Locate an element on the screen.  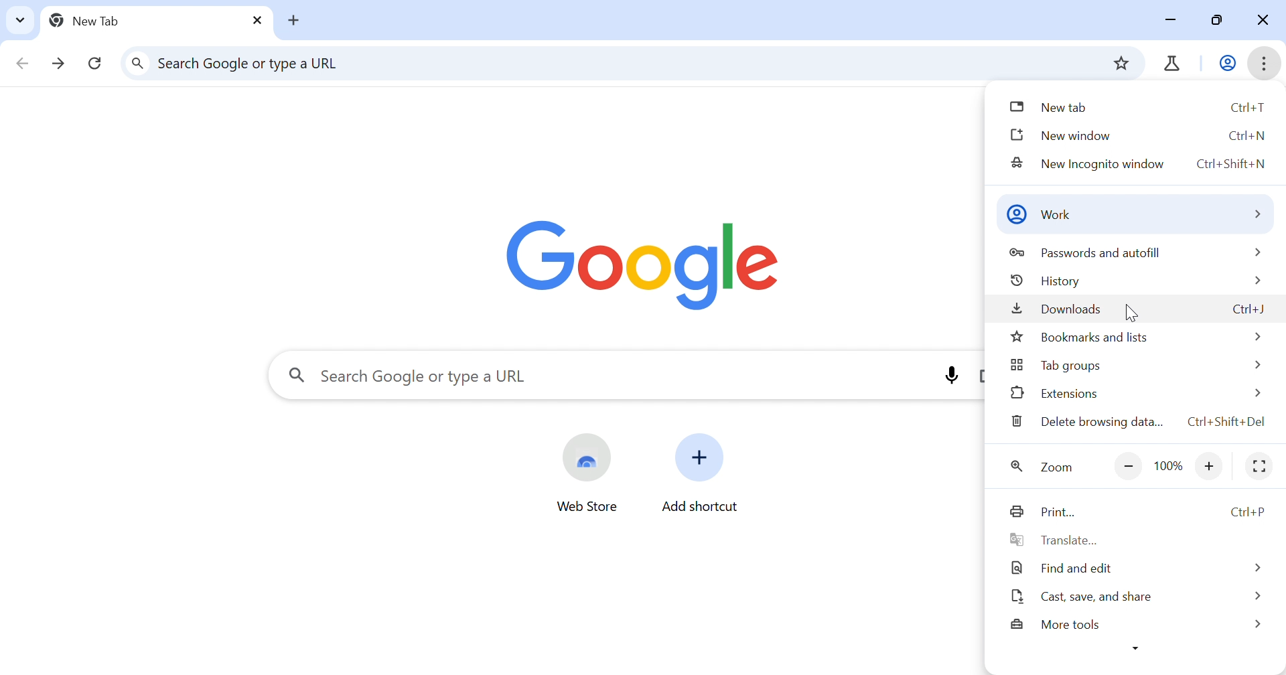
Arrow is located at coordinates (1256, 281).